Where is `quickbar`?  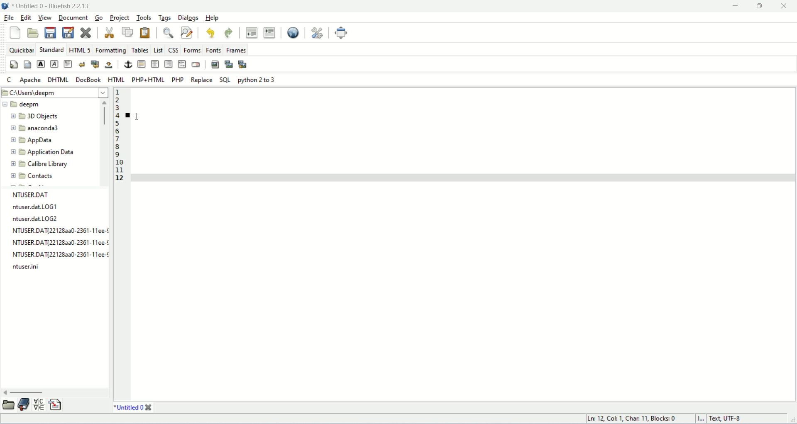 quickbar is located at coordinates (22, 49).